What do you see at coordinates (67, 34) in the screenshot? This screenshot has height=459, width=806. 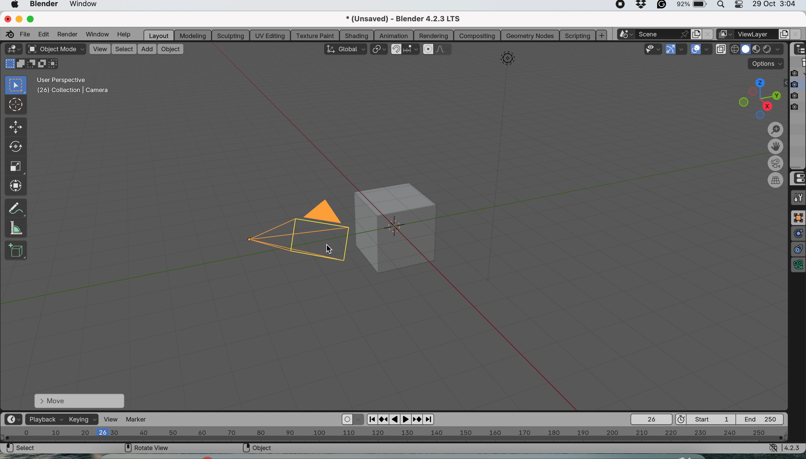 I see `render` at bounding box center [67, 34].